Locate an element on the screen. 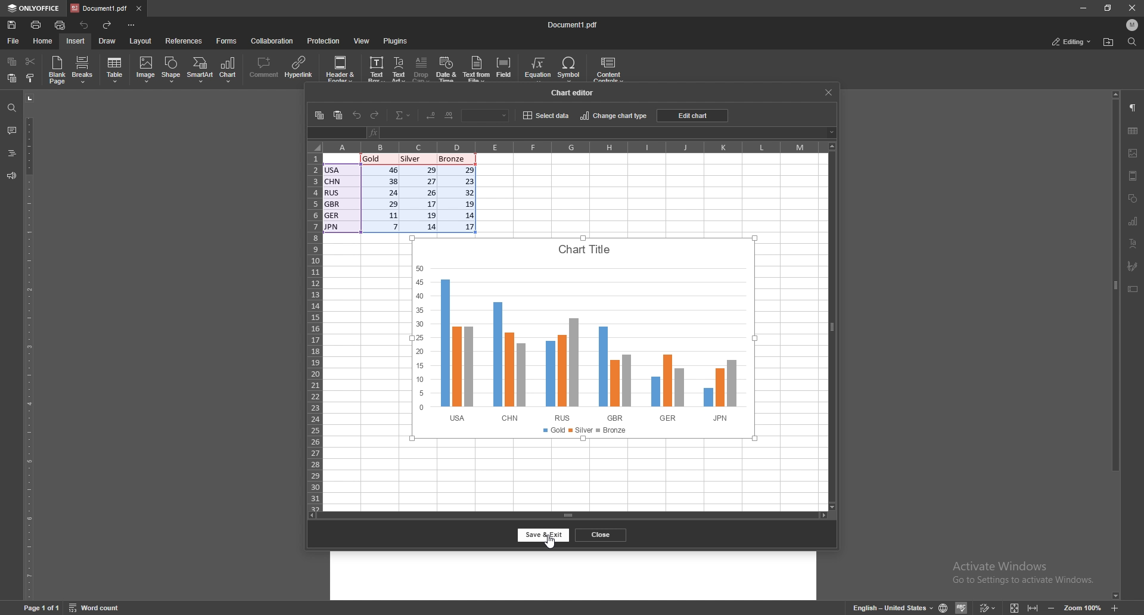 The image size is (1144, 615). 7 is located at coordinates (392, 227).